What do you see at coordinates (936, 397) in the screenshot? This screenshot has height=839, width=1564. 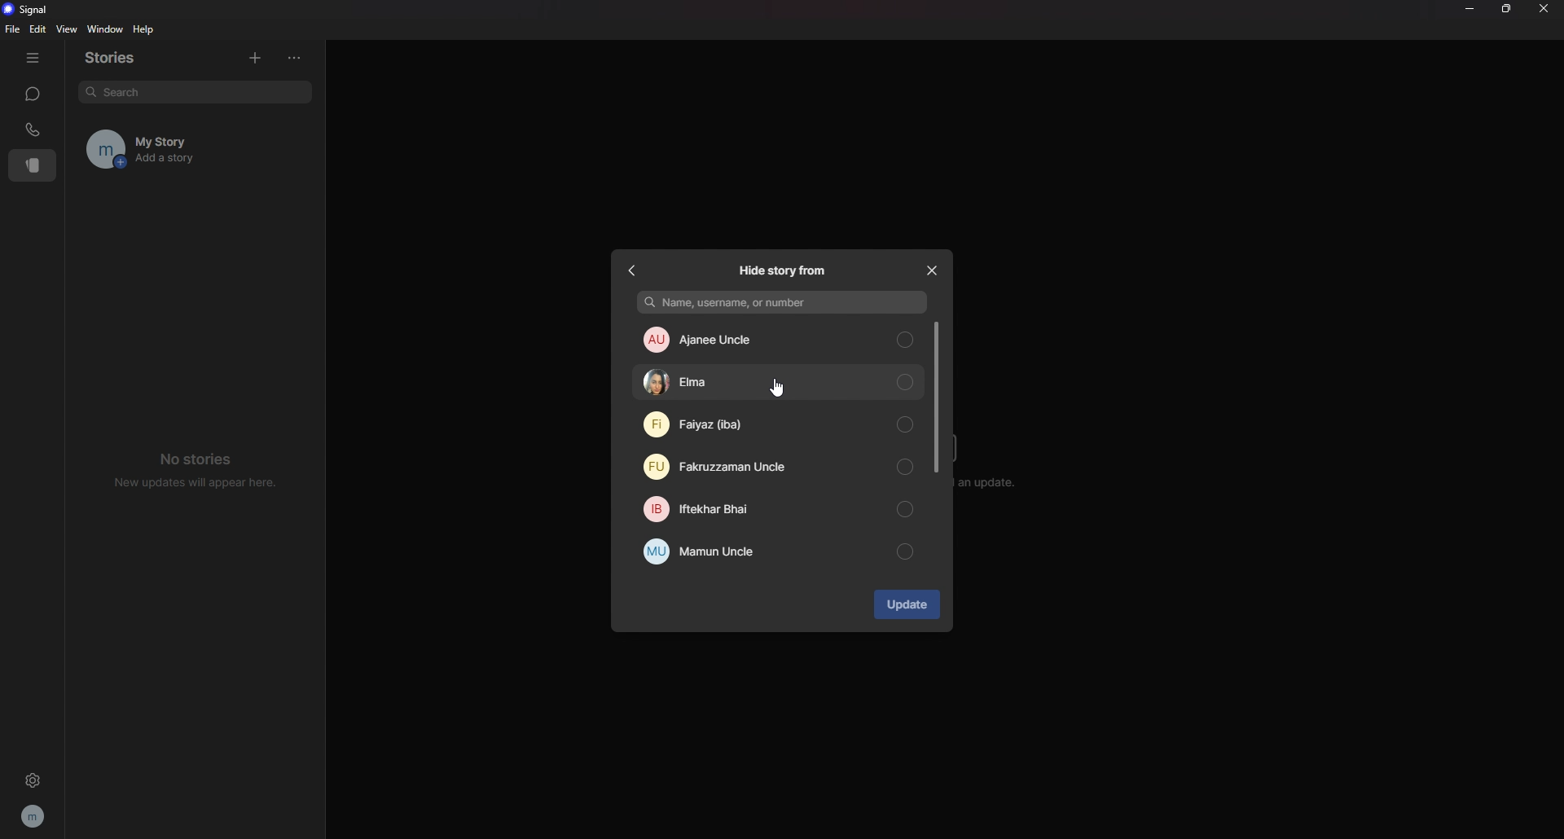 I see `scroll bar` at bounding box center [936, 397].